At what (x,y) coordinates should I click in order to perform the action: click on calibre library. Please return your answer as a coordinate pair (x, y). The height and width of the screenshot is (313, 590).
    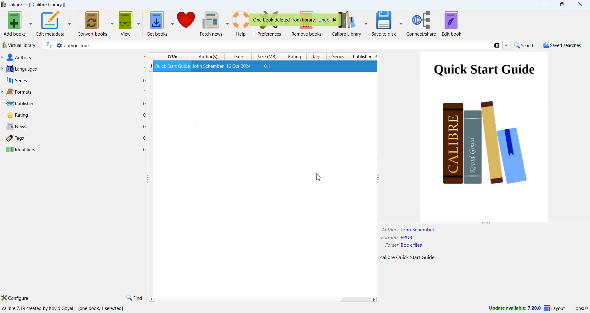
    Looking at the image, I should click on (49, 5).